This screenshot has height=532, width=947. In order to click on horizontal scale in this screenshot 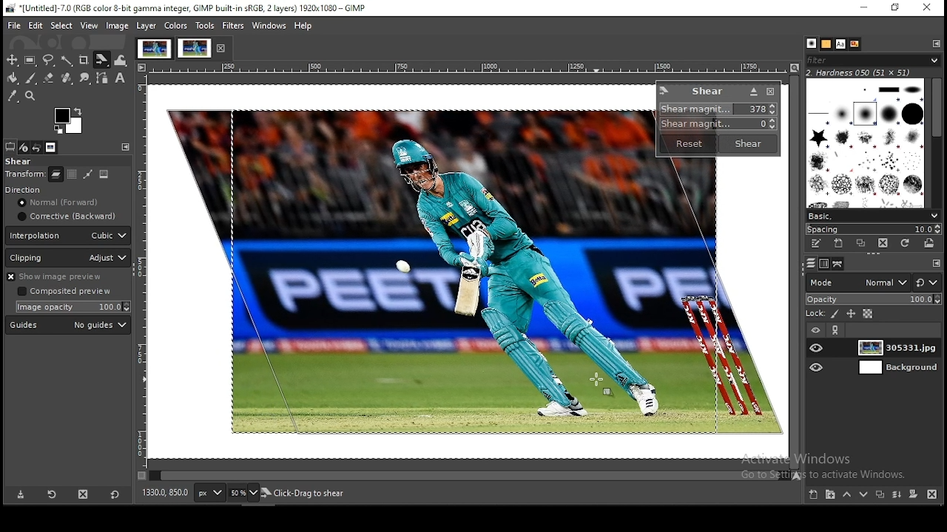, I will do `click(468, 69)`.